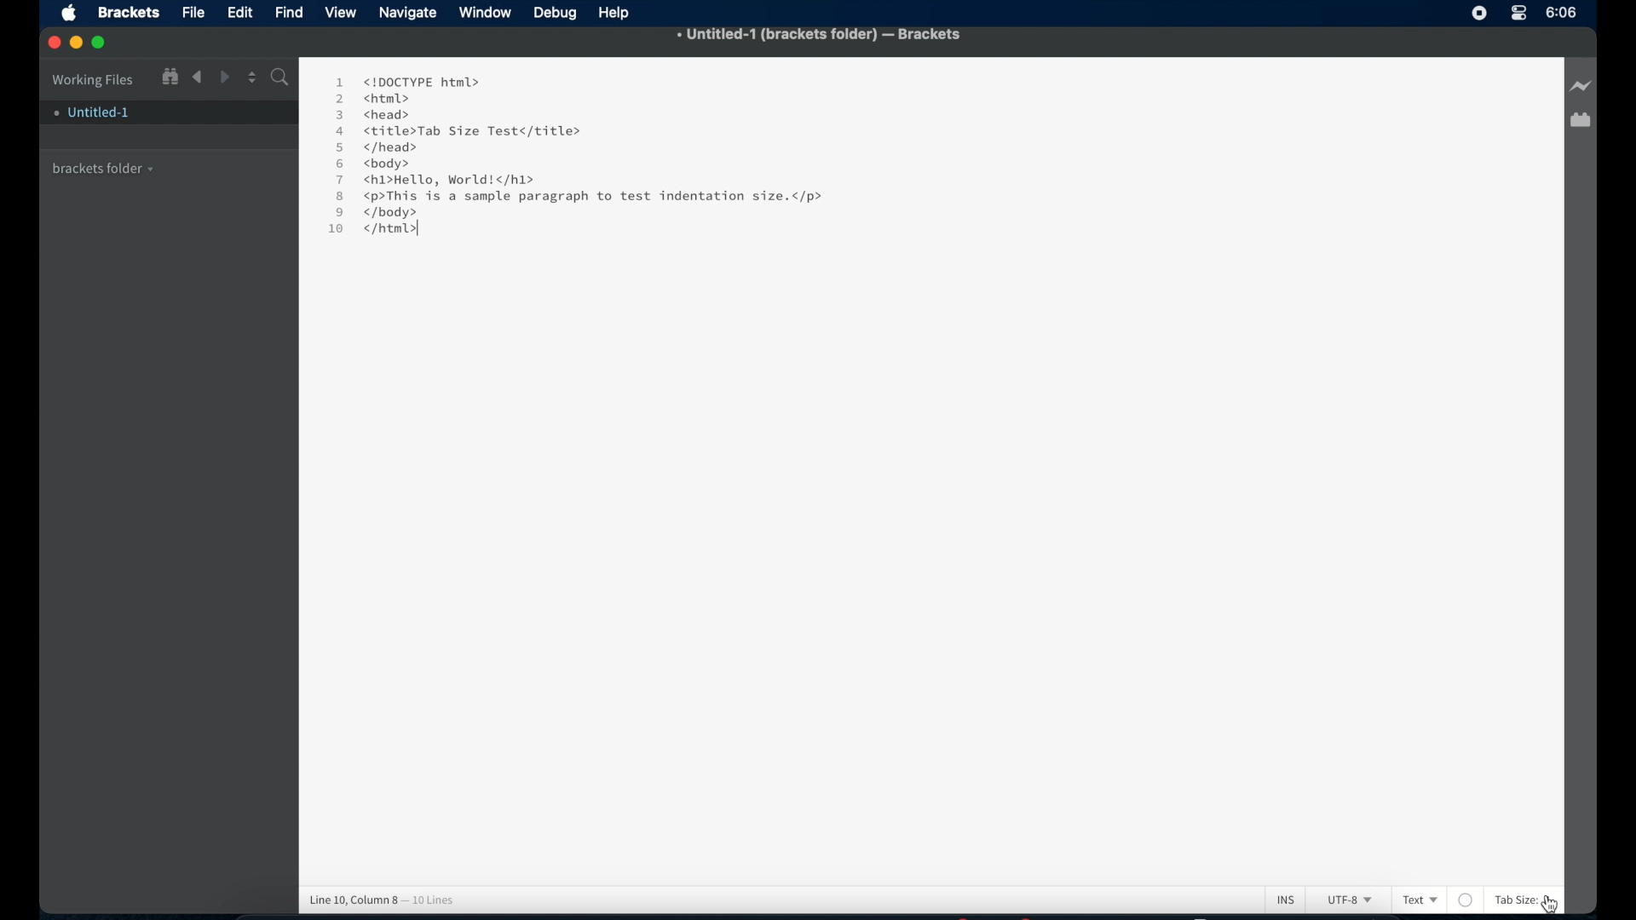  I want to click on Brackets, so click(127, 11).